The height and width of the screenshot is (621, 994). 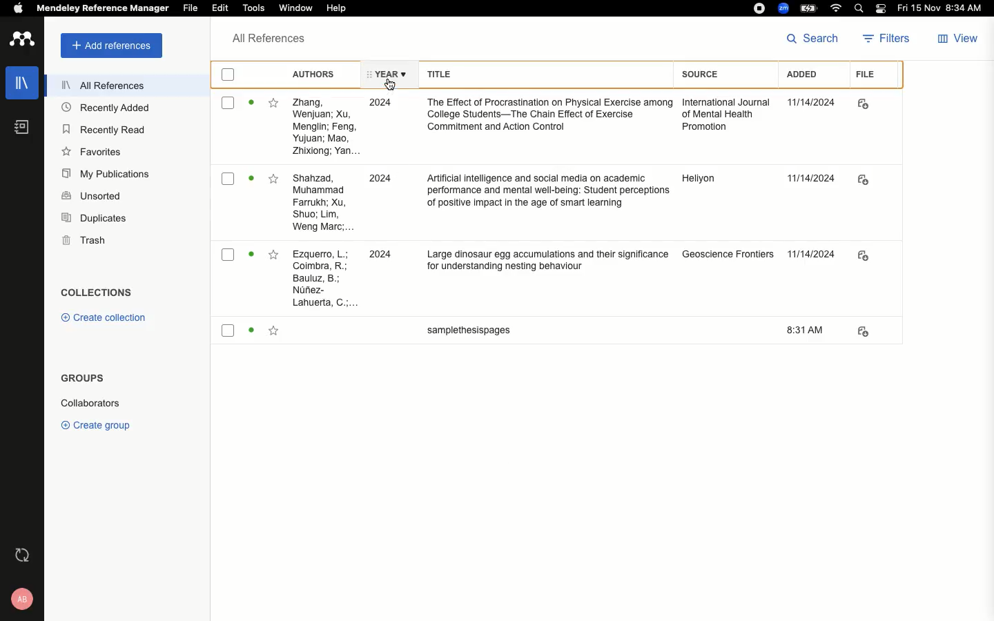 What do you see at coordinates (944, 8) in the screenshot?
I see `Date/time` at bounding box center [944, 8].